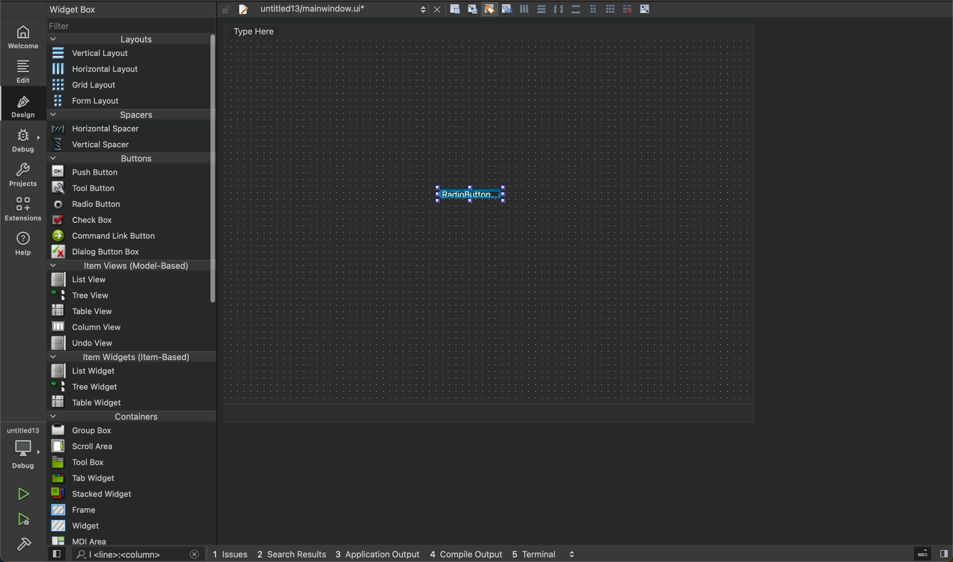  Describe the element at coordinates (129, 372) in the screenshot. I see `` at that location.